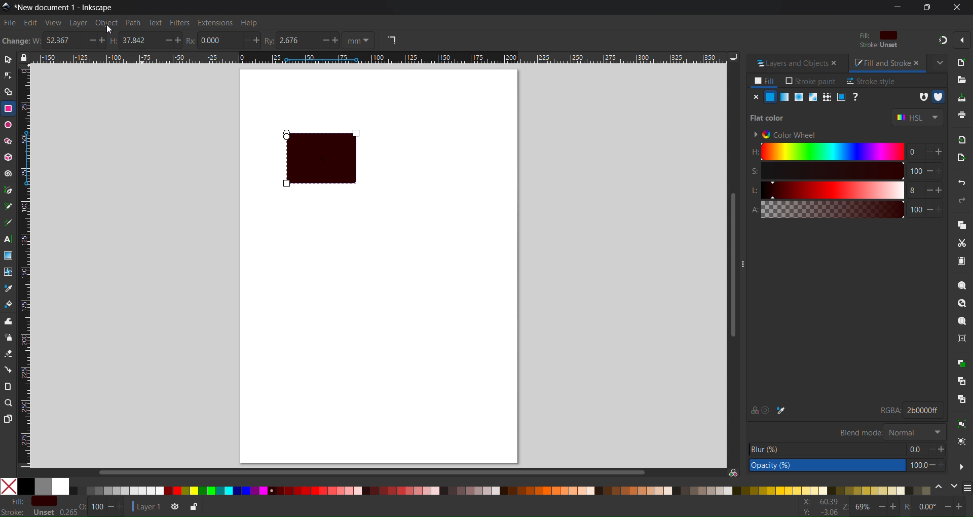 The width and height of the screenshot is (973, 517). I want to click on Flat color, so click(770, 97).